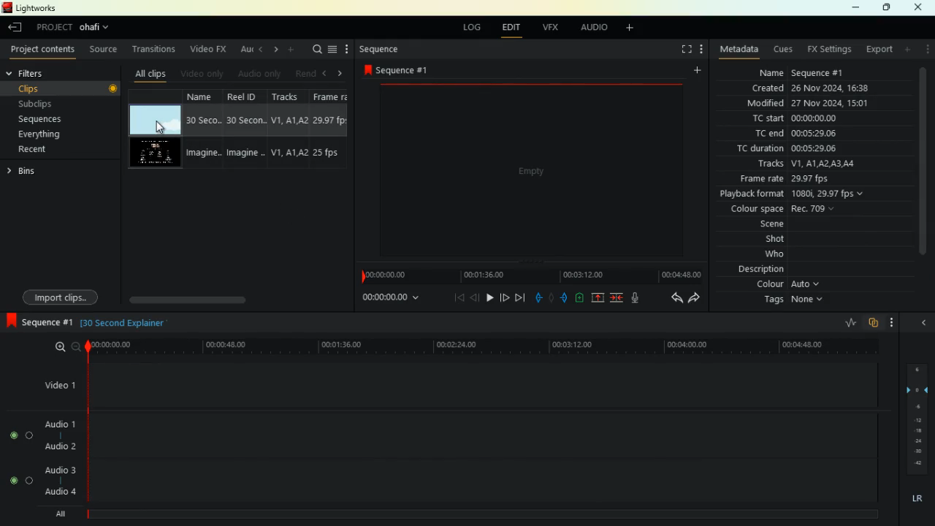 This screenshot has height=526, width=935. Describe the element at coordinates (114, 88) in the screenshot. I see `Record` at that location.